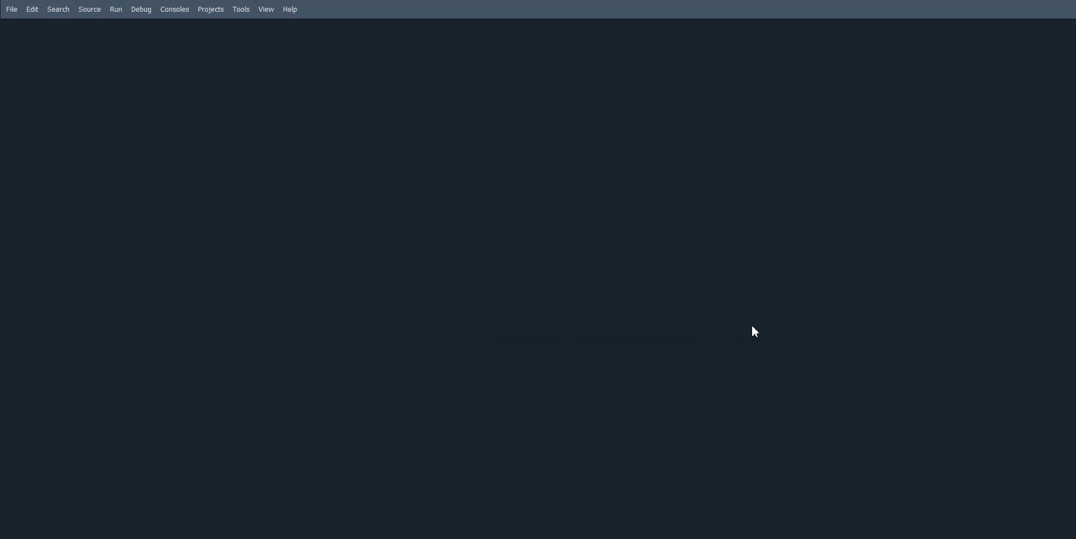 Image resolution: width=1076 pixels, height=539 pixels. Describe the element at coordinates (211, 9) in the screenshot. I see `Projects` at that location.